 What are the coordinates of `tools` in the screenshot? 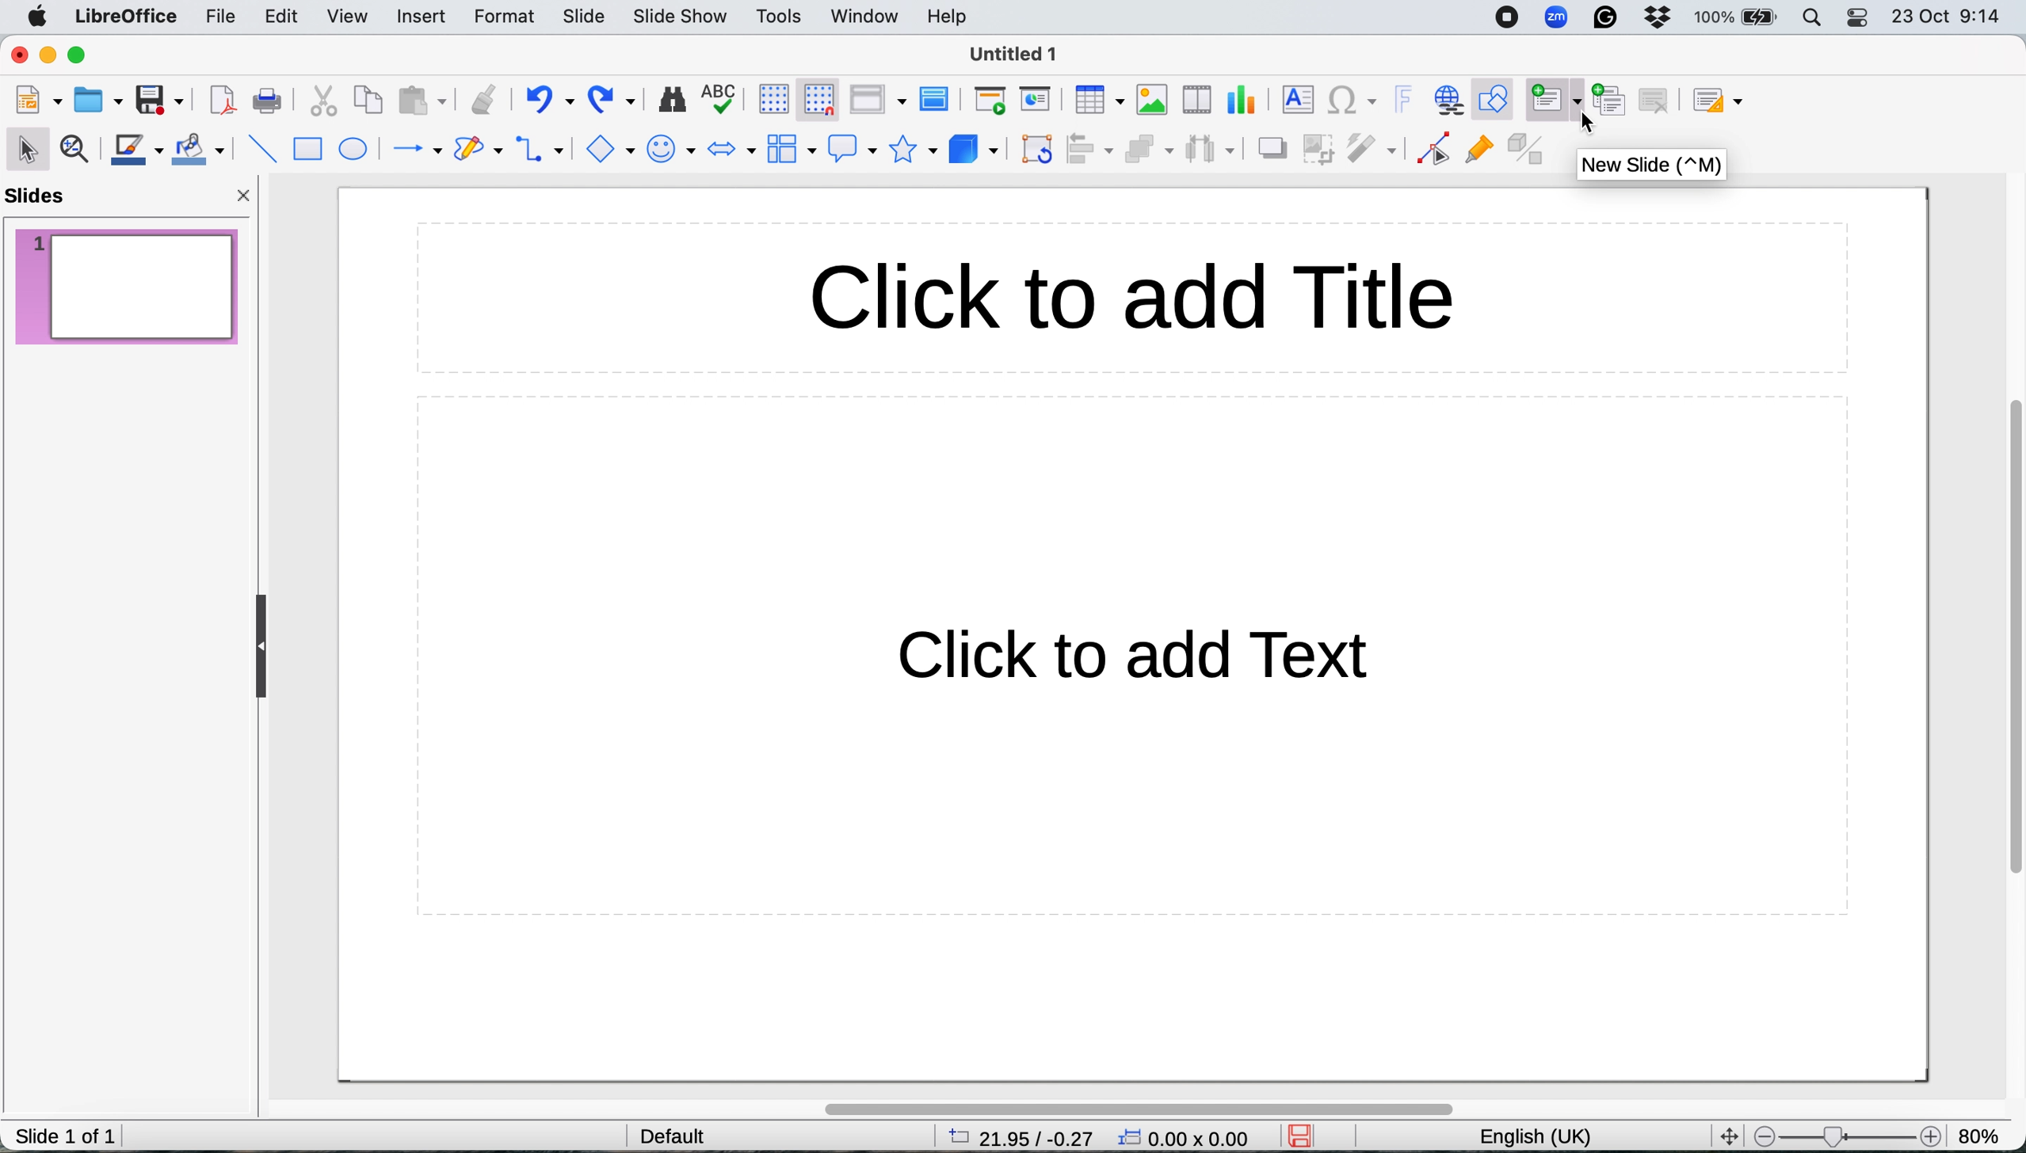 It's located at (784, 17).